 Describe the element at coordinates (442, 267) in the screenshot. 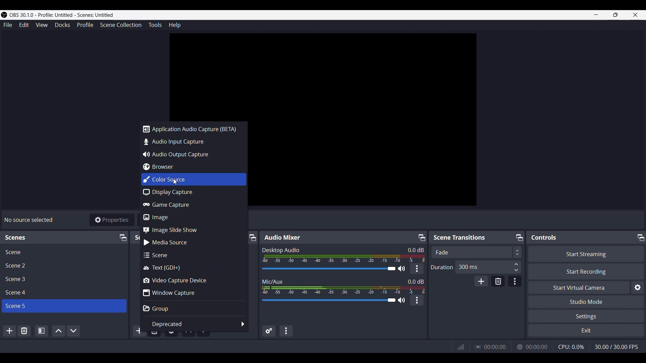

I see `Duration Adjuster` at that location.